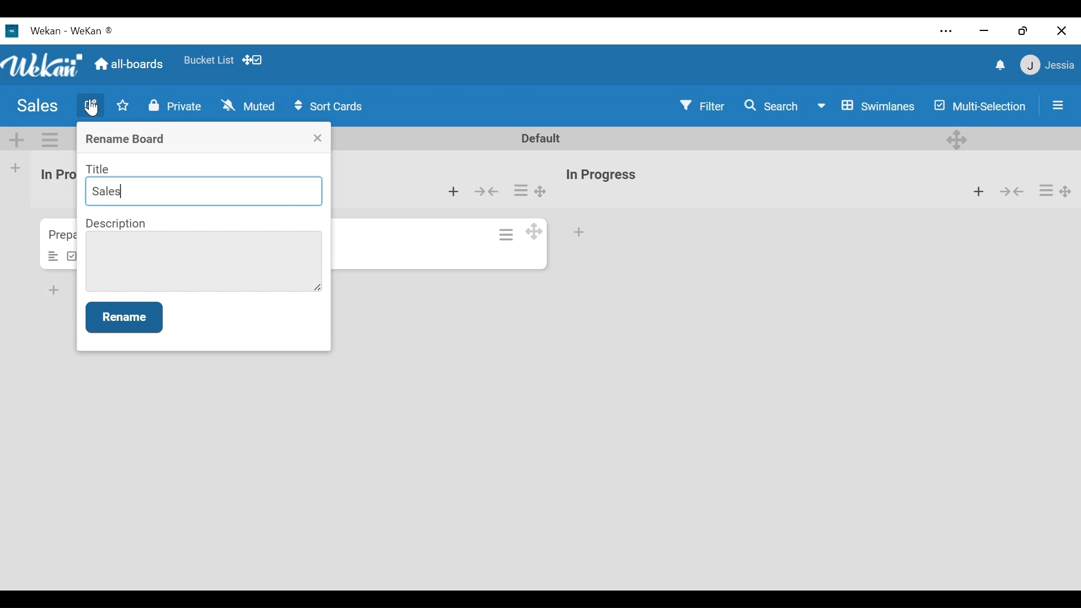  What do you see at coordinates (1066, 193) in the screenshot?
I see `Desktop drag handles` at bounding box center [1066, 193].